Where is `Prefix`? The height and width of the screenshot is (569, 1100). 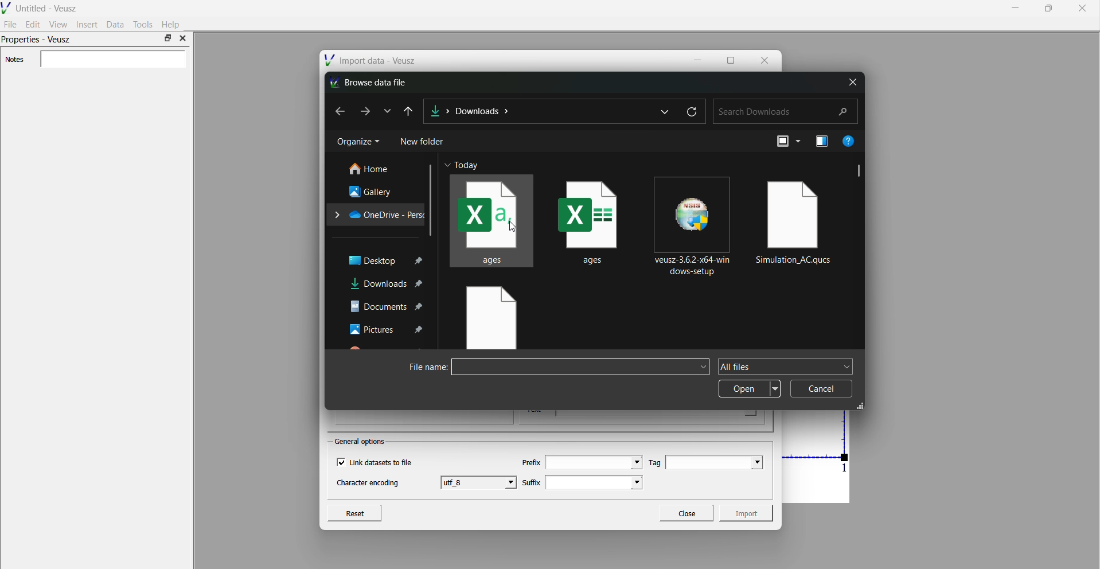 Prefix is located at coordinates (531, 462).